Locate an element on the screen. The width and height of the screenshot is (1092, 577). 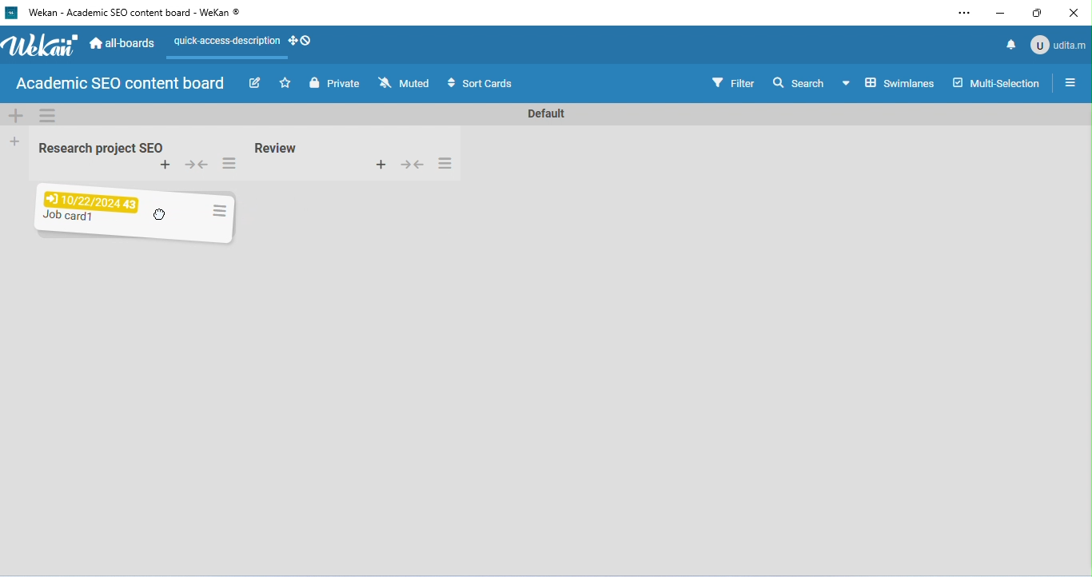
multi-selection is located at coordinates (995, 82).